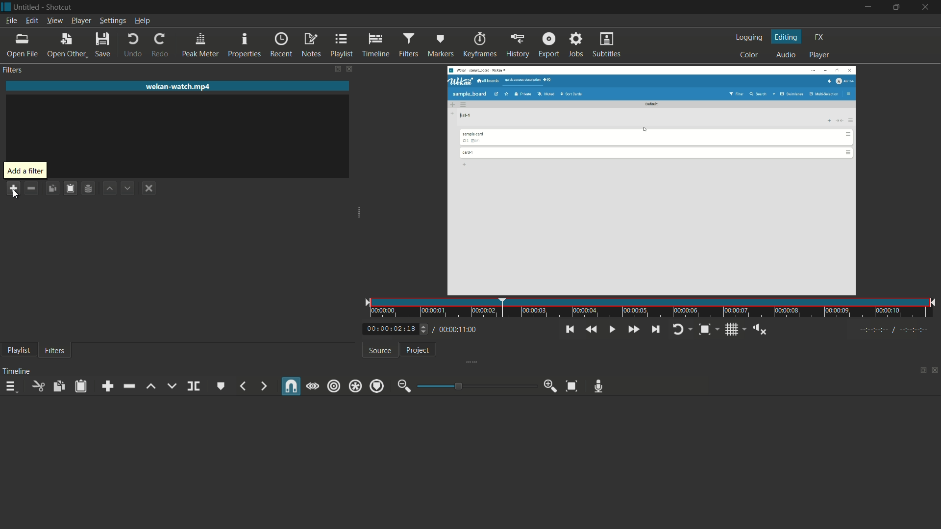 The width and height of the screenshot is (941, 529). What do you see at coordinates (341, 46) in the screenshot?
I see `playlist` at bounding box center [341, 46].